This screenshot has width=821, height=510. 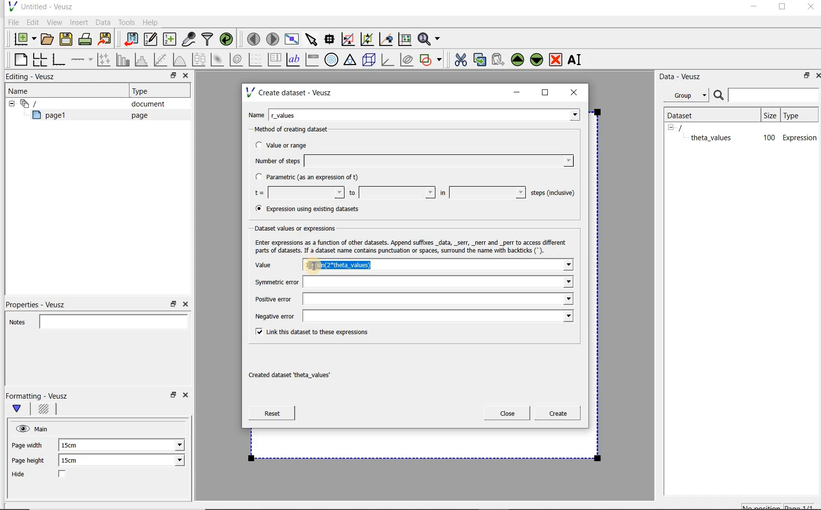 What do you see at coordinates (351, 60) in the screenshot?
I see `ternary graph` at bounding box center [351, 60].